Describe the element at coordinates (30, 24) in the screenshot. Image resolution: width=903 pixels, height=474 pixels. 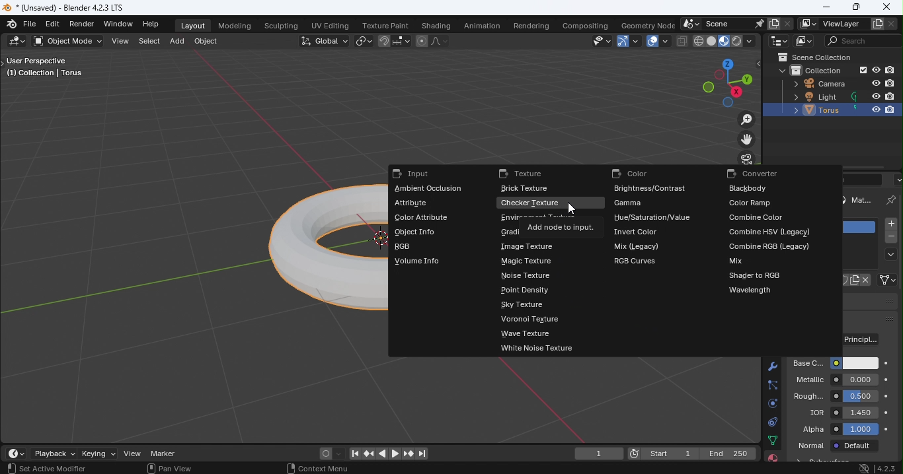
I see `File` at that location.